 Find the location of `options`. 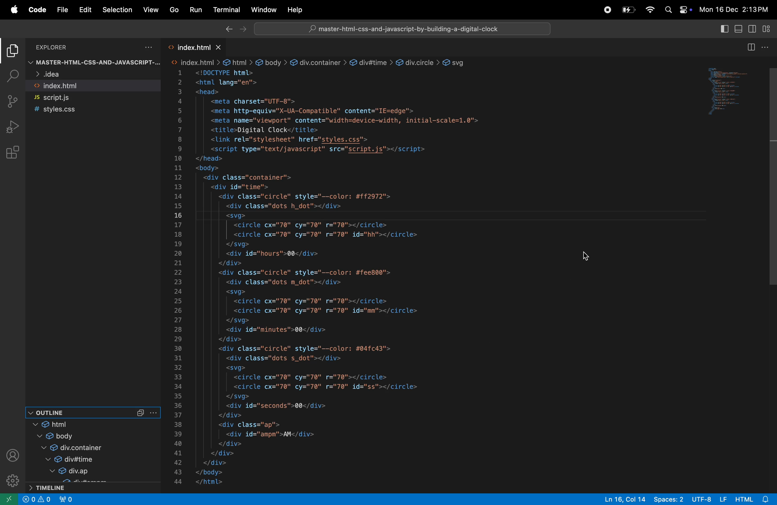

options is located at coordinates (146, 47).